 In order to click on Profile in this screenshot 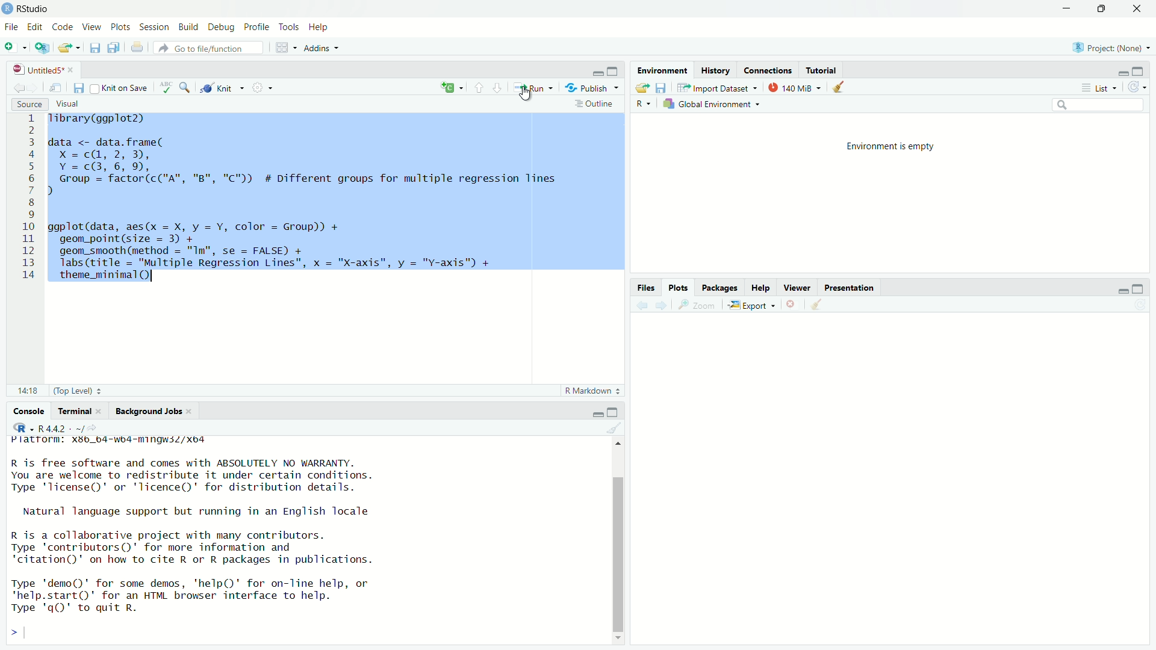, I will do `click(256, 28)`.